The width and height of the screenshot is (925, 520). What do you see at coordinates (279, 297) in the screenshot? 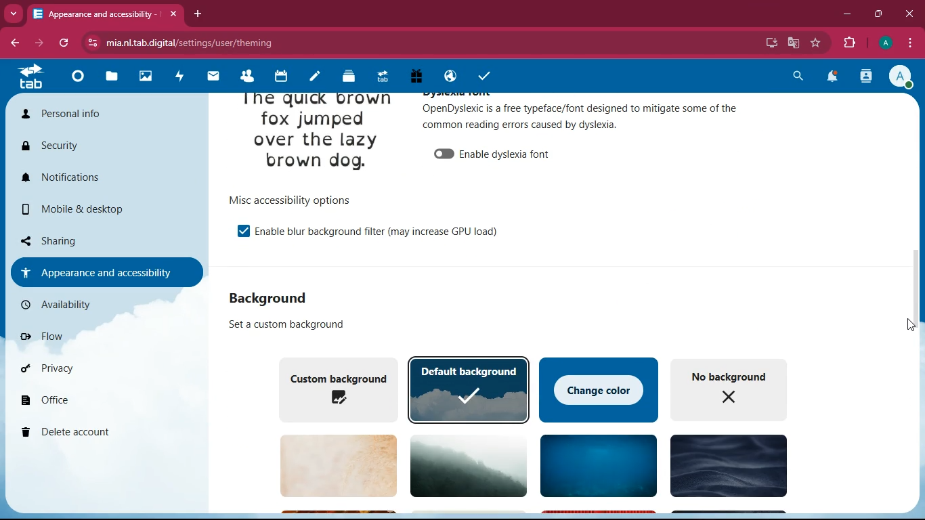
I see `background` at bounding box center [279, 297].